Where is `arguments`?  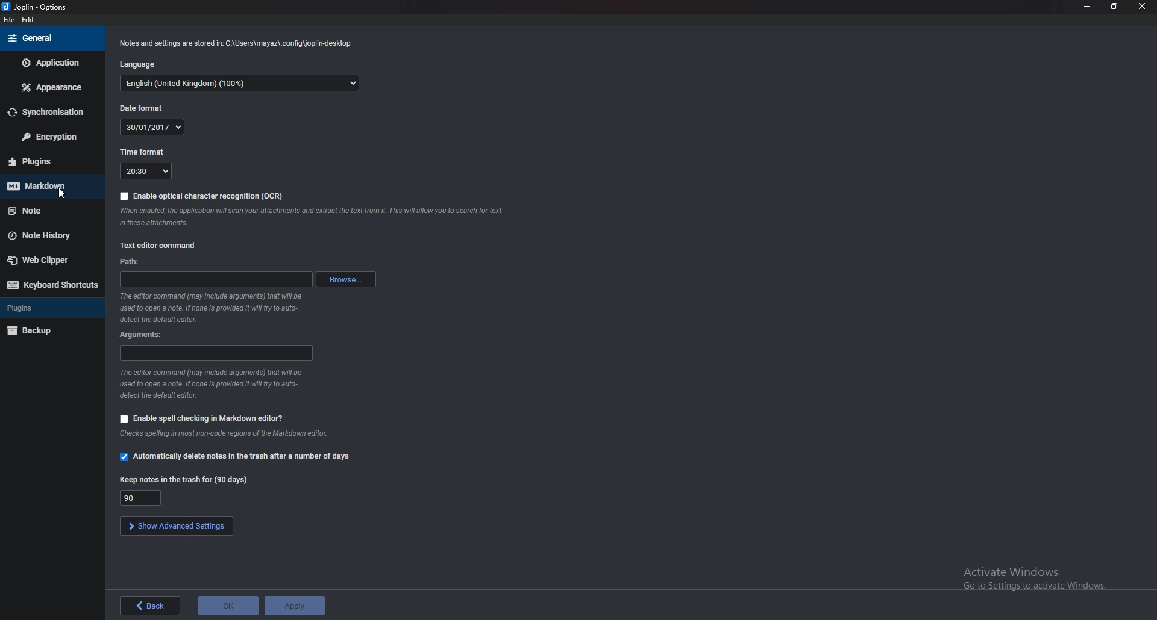 arguments is located at coordinates (140, 336).